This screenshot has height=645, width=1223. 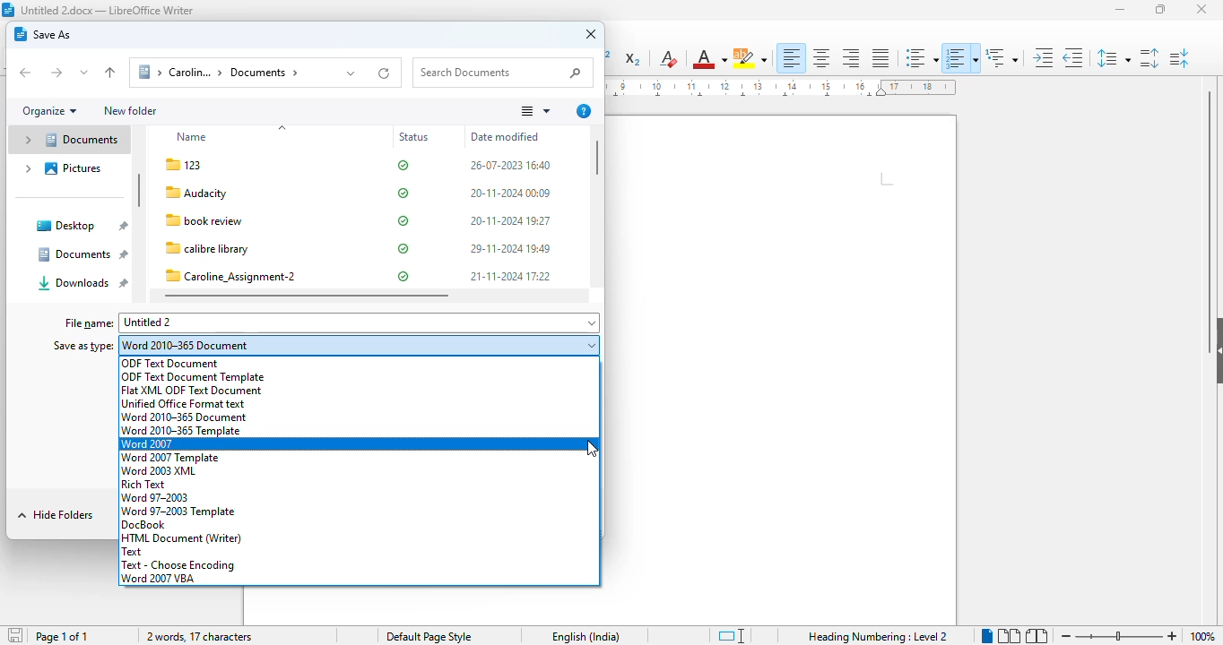 I want to click on file name, so click(x=233, y=221).